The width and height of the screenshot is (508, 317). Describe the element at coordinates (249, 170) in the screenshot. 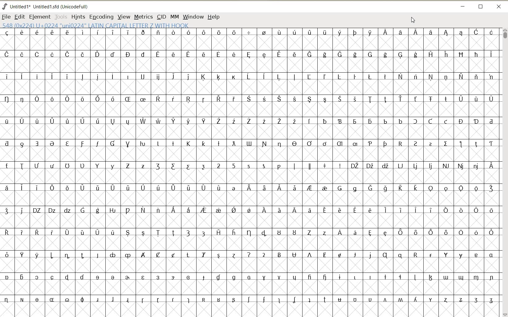

I see `GLYPHY CHARACTERS & NUMBERS` at that location.